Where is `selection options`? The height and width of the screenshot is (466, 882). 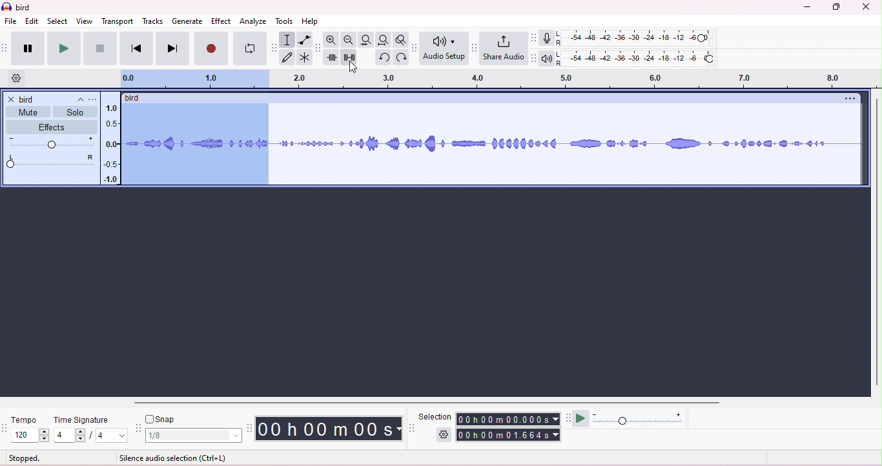 selection options is located at coordinates (442, 436).